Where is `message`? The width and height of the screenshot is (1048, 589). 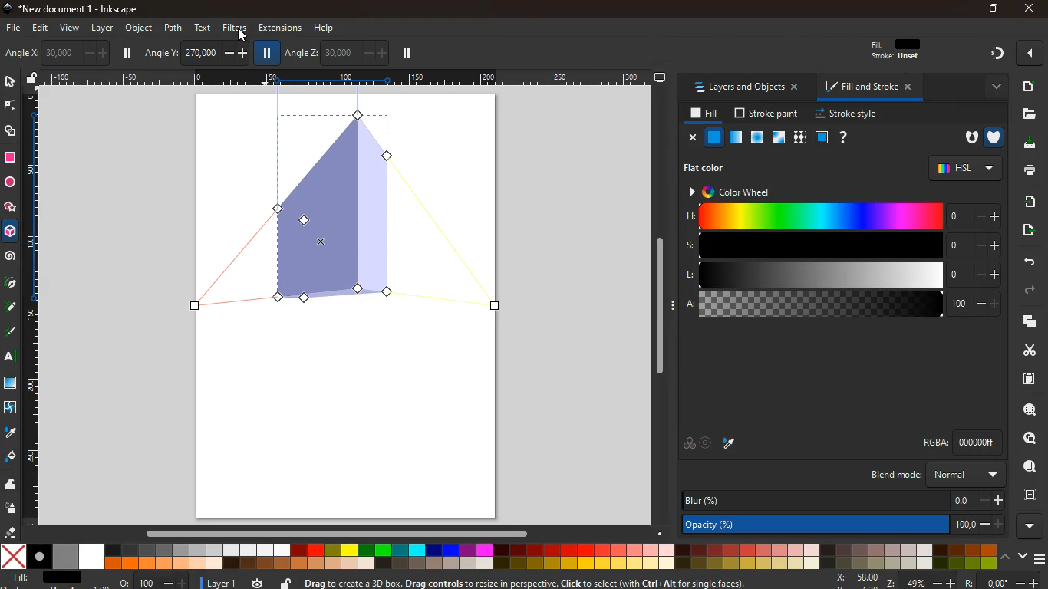 message is located at coordinates (541, 582).